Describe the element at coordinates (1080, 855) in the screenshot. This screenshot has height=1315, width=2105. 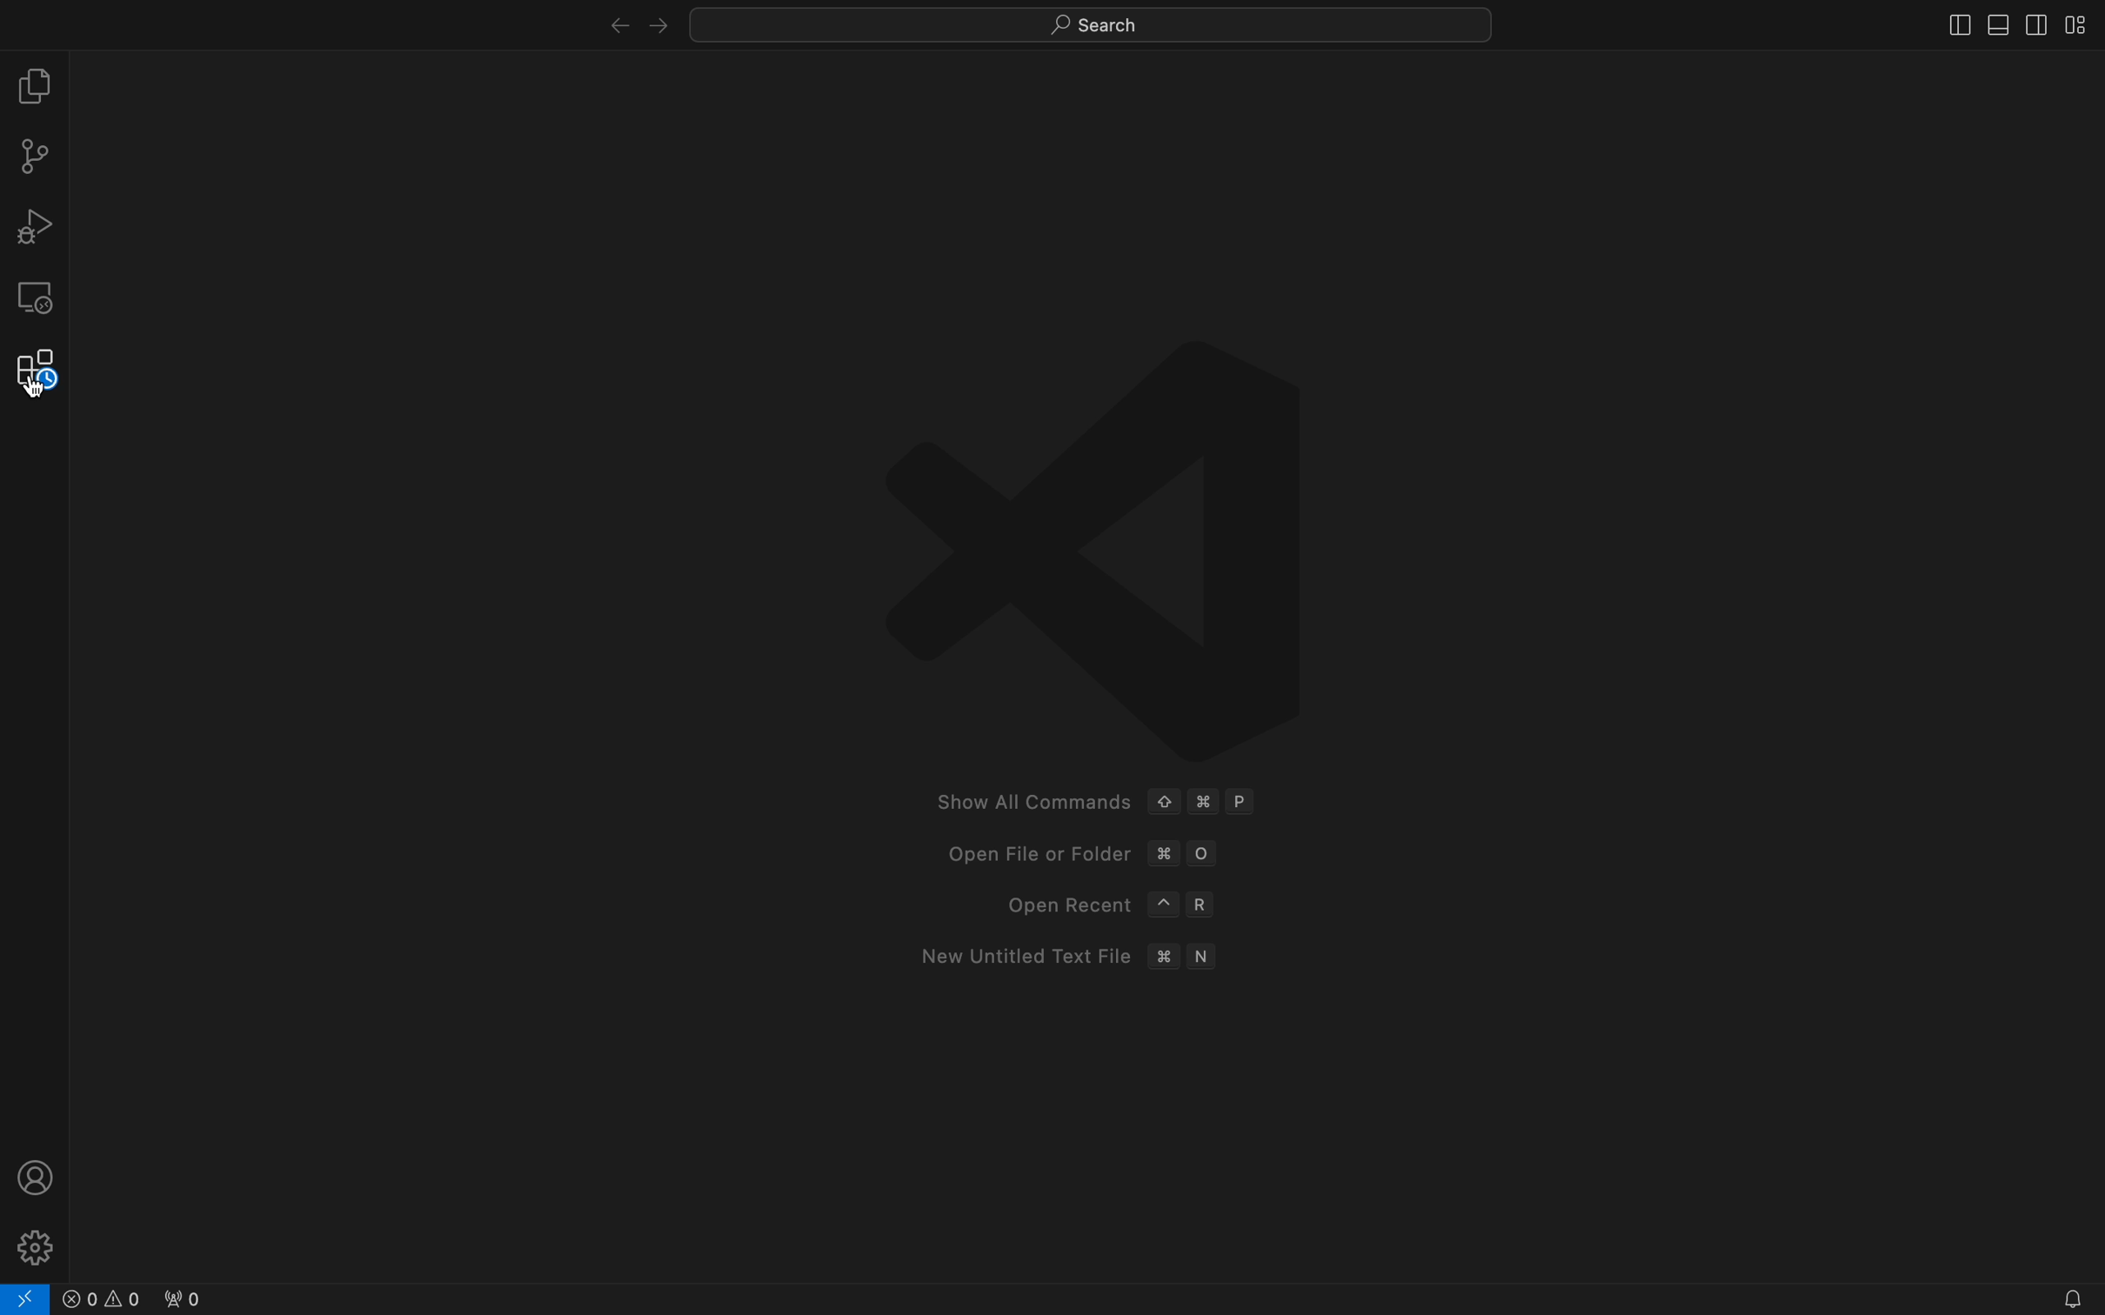
I see `open file or folder` at that location.